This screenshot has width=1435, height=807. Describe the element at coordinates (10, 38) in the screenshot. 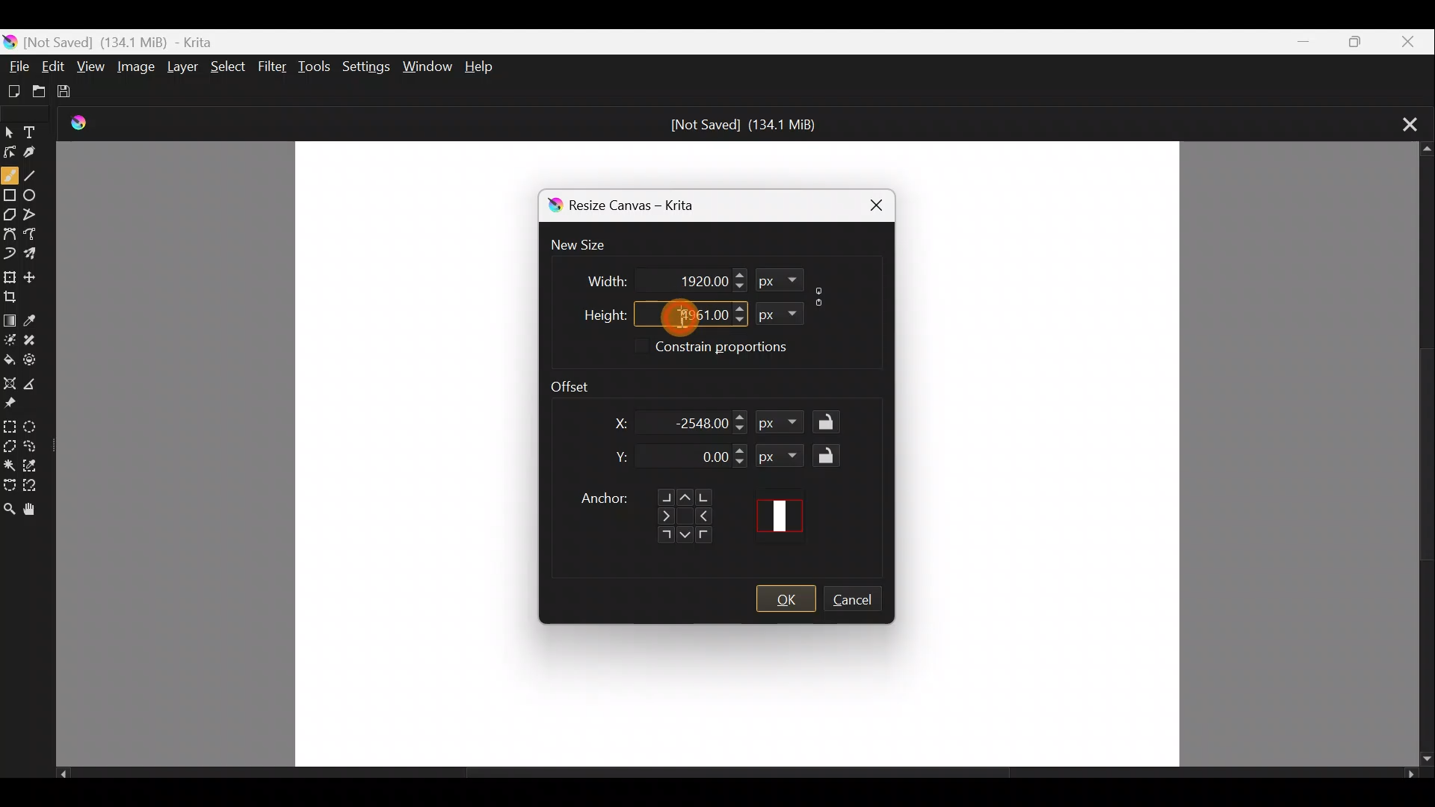

I see `Krita Logo` at that location.